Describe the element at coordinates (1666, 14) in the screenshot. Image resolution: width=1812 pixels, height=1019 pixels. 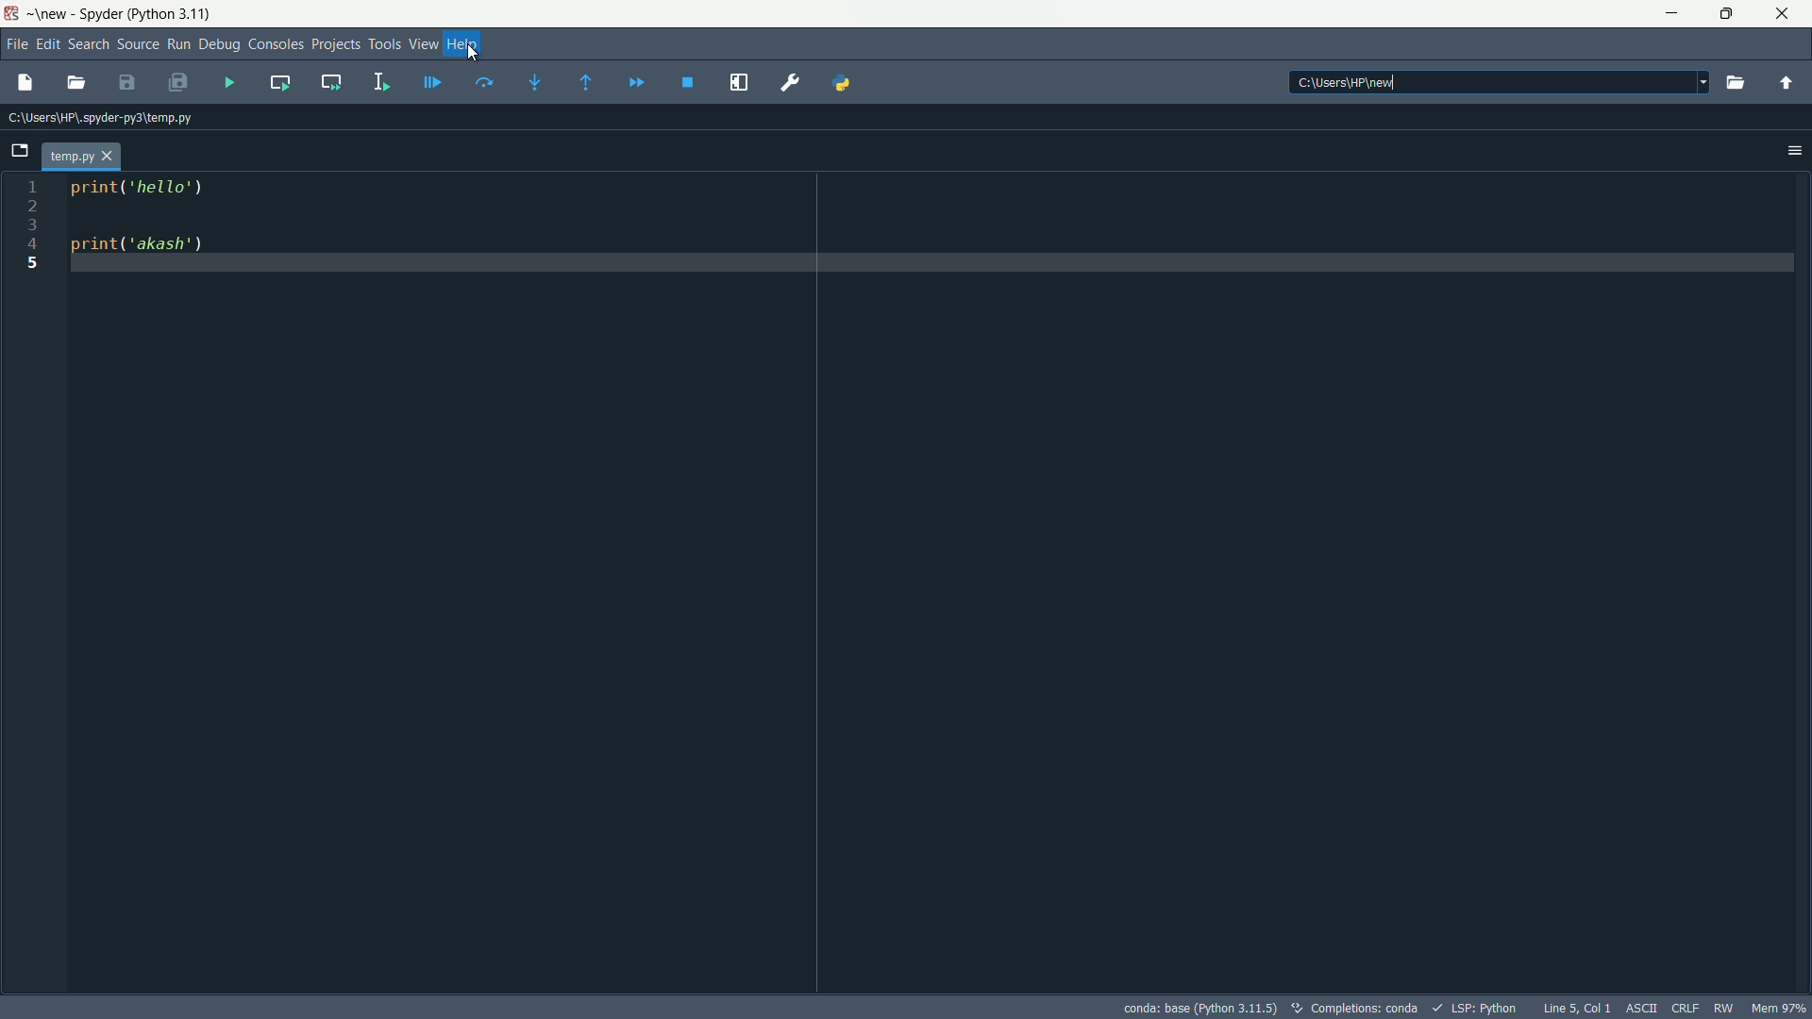
I see `minimize` at that location.